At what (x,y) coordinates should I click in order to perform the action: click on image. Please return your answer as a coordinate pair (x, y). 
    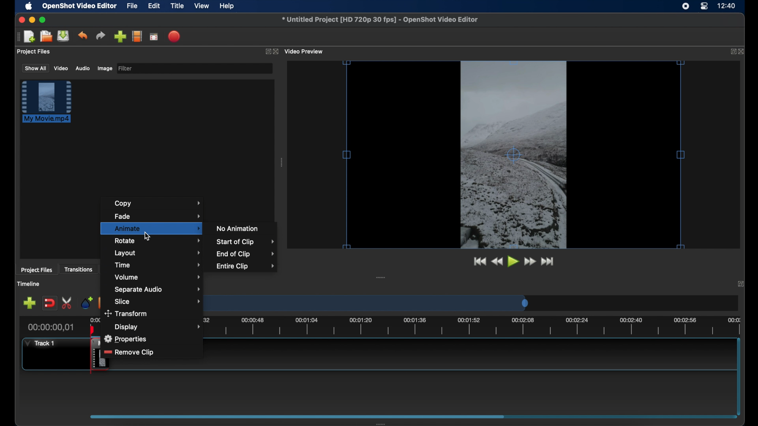
    Looking at the image, I should click on (104, 69).